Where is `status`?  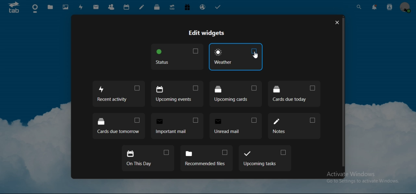 status is located at coordinates (176, 57).